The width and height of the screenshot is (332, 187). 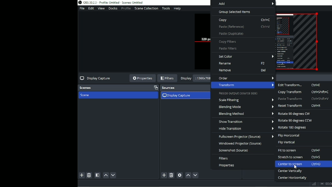 I want to click on Paste (Reference), so click(x=244, y=27).